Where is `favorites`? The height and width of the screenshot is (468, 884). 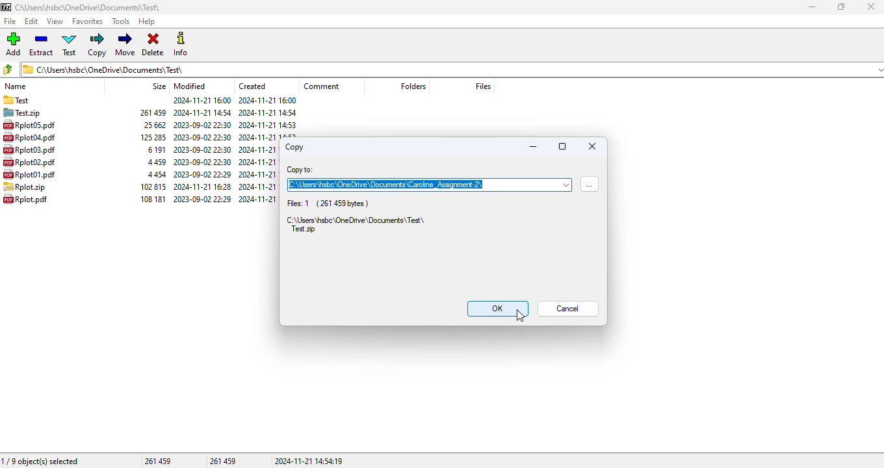
favorites is located at coordinates (88, 21).